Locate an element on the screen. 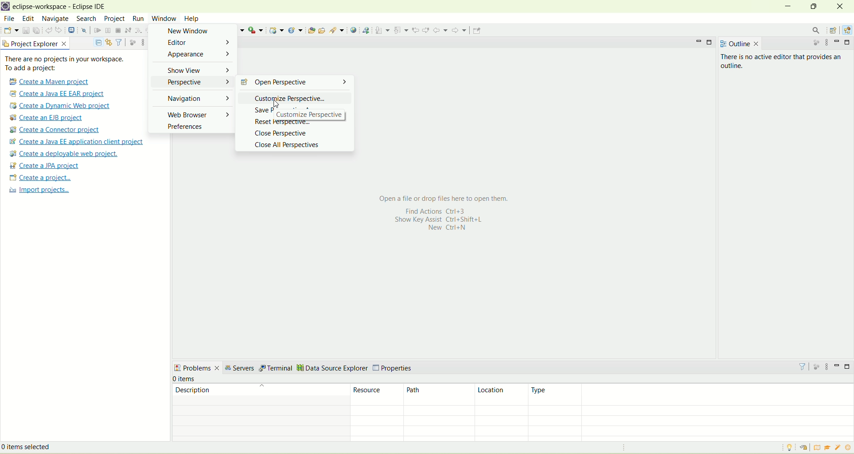  create a dynamic web project is located at coordinates (62, 106).